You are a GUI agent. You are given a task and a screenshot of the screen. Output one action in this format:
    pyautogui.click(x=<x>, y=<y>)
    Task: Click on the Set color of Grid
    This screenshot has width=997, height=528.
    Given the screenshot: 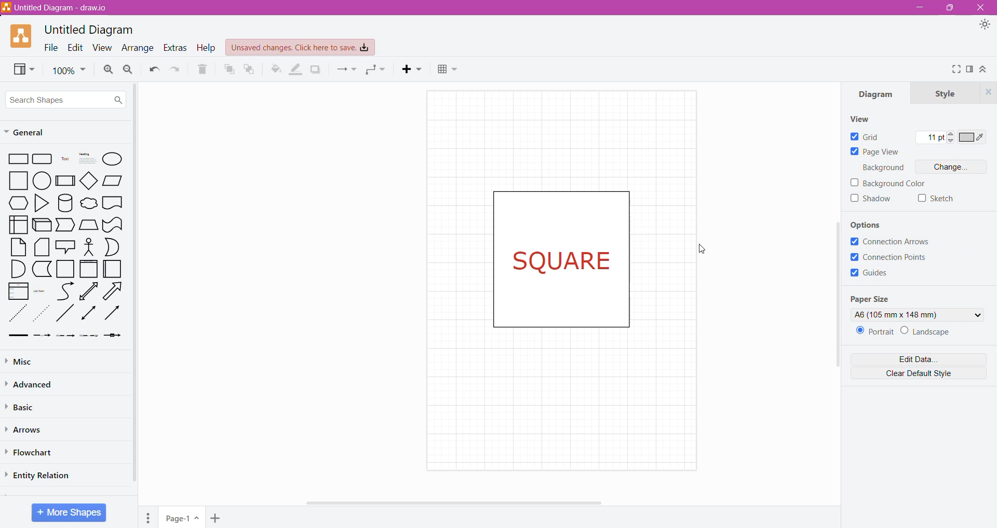 What is the action you would take?
    pyautogui.click(x=974, y=139)
    